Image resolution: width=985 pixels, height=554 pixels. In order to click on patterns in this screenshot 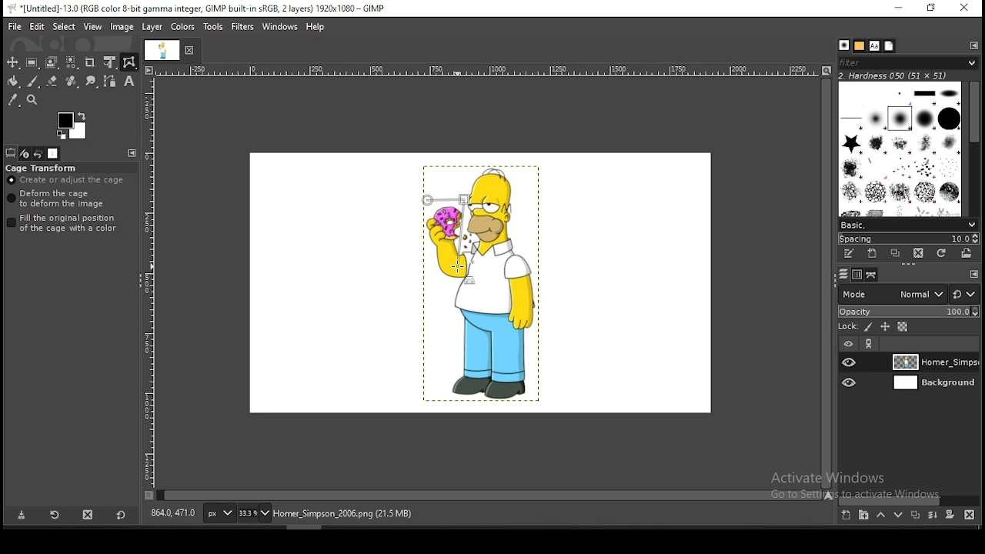, I will do `click(859, 46)`.